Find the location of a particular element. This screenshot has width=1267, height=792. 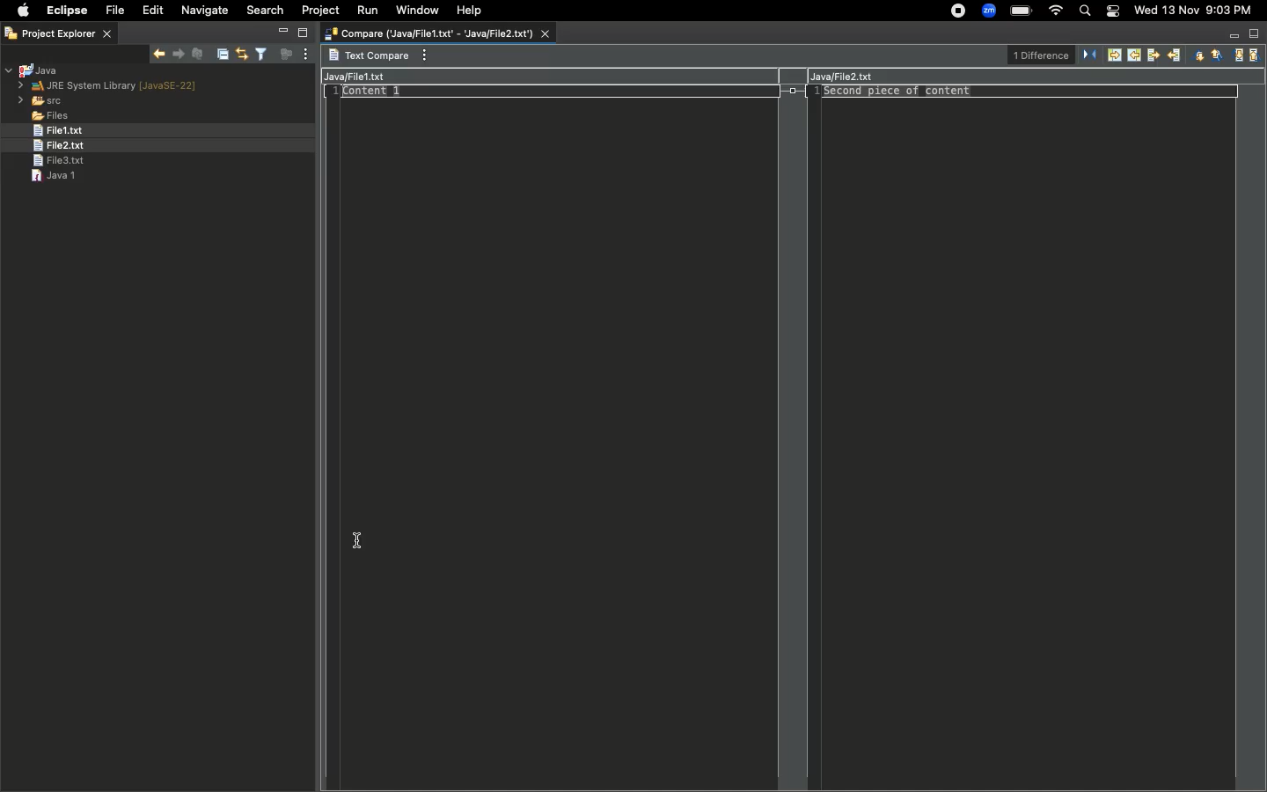

File1.txt is located at coordinates (62, 130).